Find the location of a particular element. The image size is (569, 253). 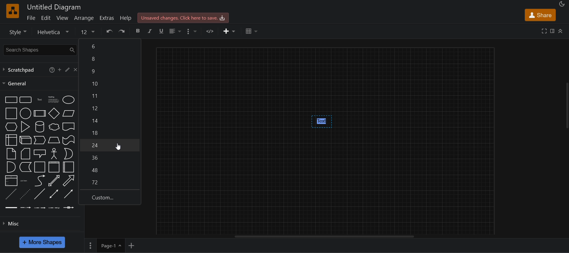

more settings is located at coordinates (90, 246).